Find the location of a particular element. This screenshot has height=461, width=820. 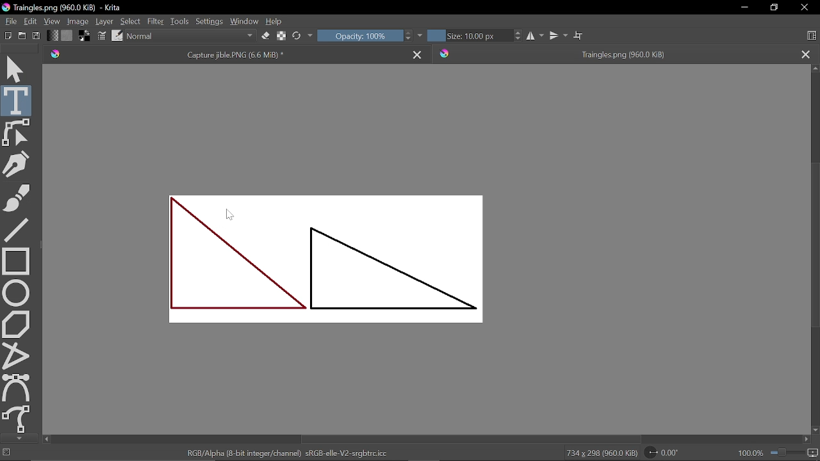

View is located at coordinates (51, 21).